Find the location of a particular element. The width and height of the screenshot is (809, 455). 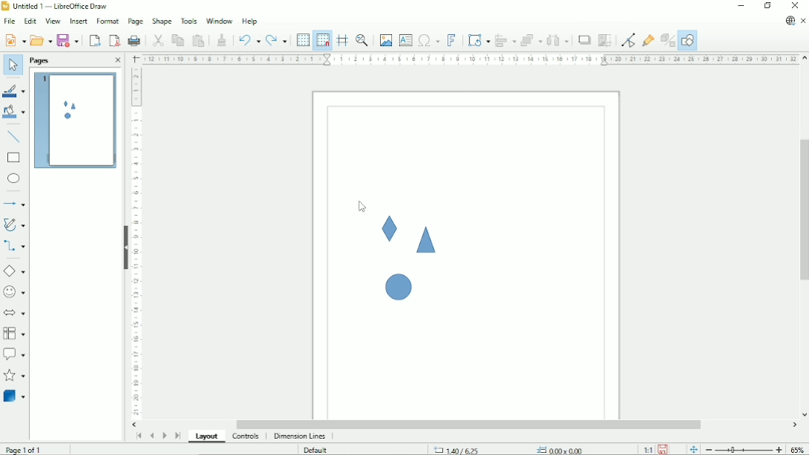

Align objects is located at coordinates (505, 40).